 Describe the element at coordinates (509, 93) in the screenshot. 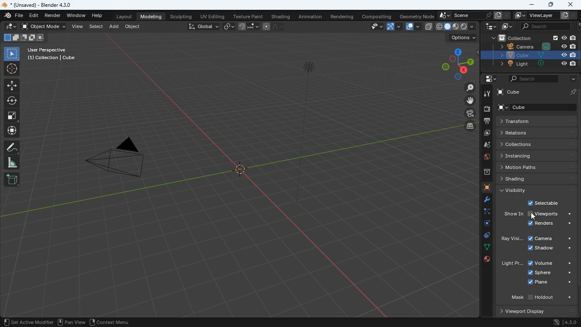

I see `cube` at that location.